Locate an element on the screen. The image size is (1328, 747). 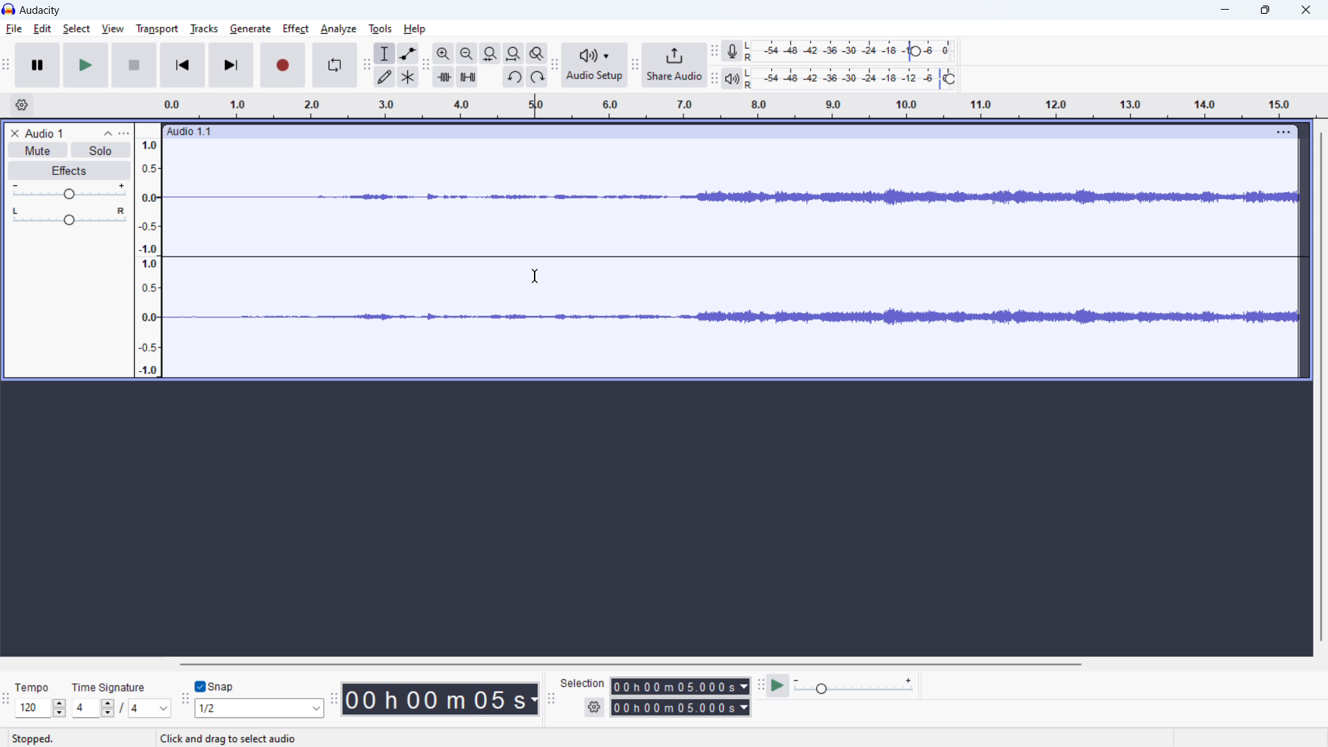
timeline is located at coordinates (736, 106).